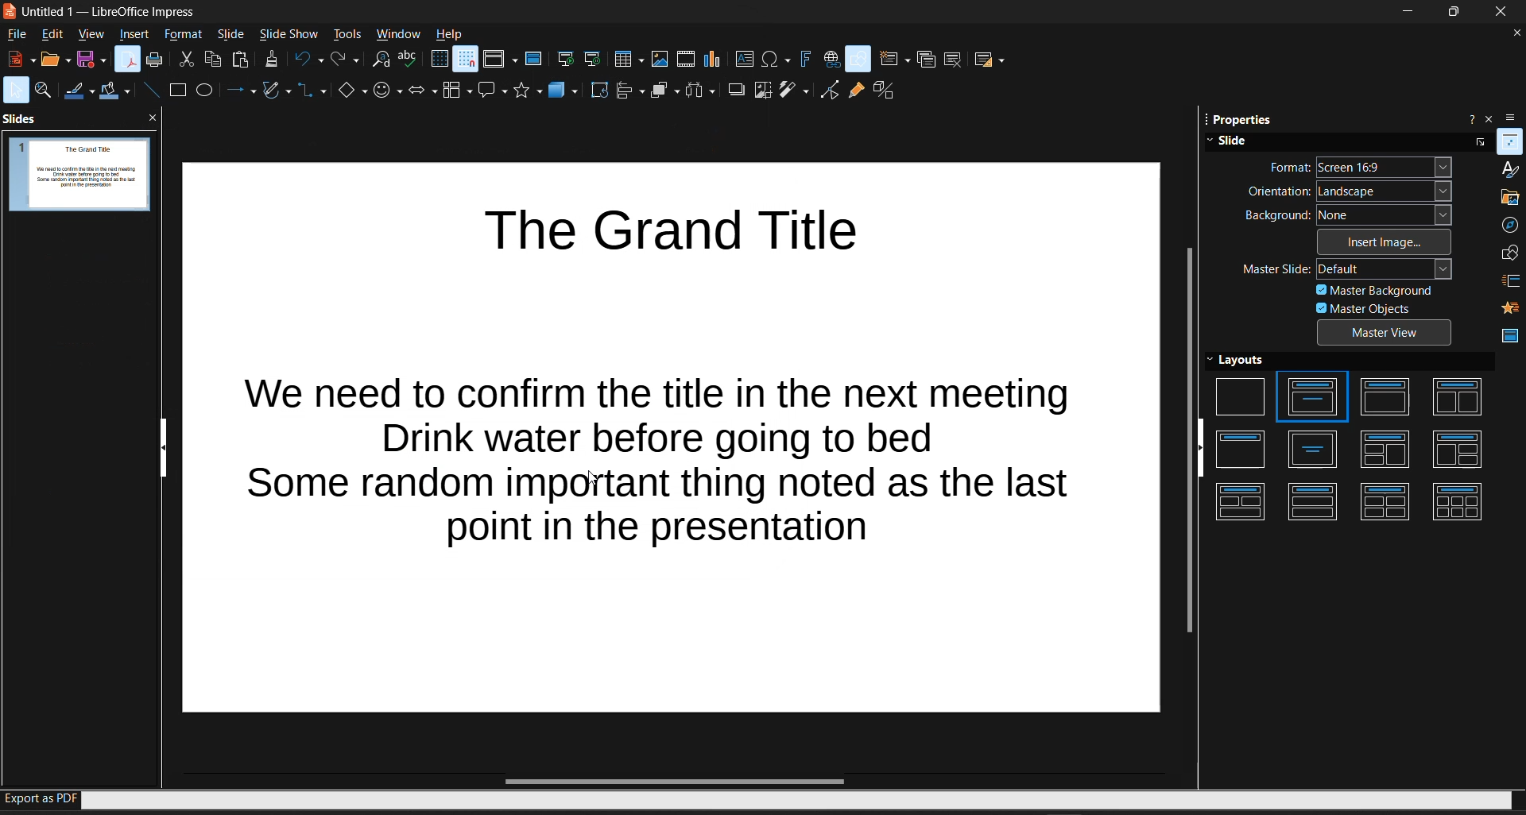 This screenshot has height=815, width=1526. What do you see at coordinates (893, 60) in the screenshot?
I see `new slide` at bounding box center [893, 60].